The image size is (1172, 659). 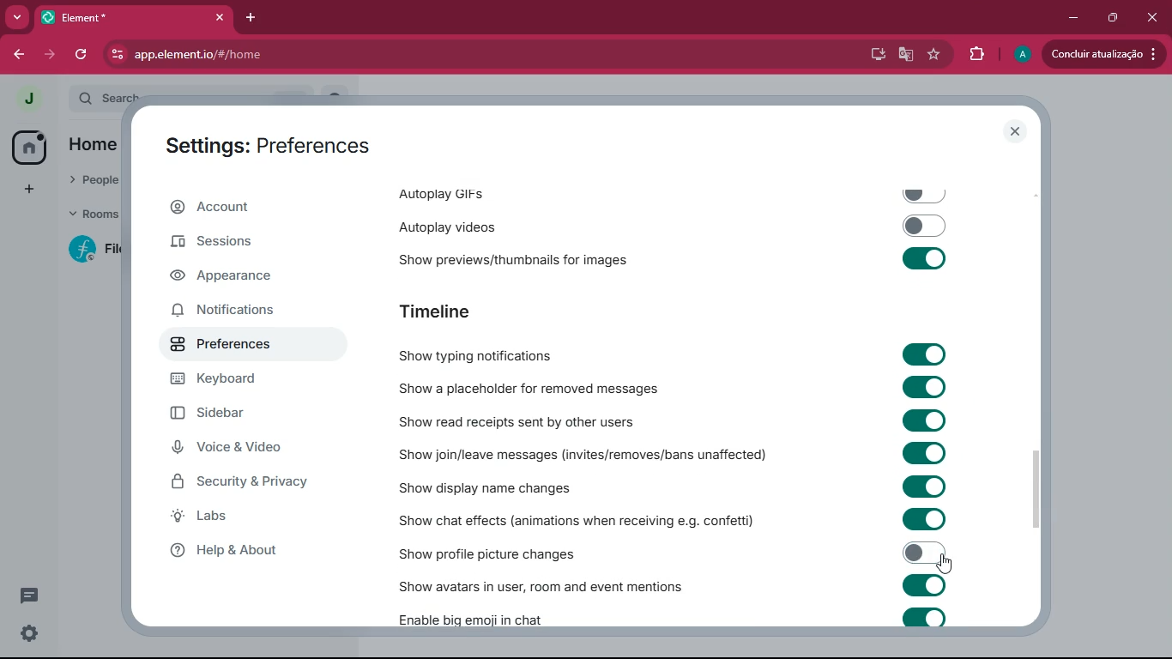 What do you see at coordinates (136, 18) in the screenshot?
I see `element tab` at bounding box center [136, 18].